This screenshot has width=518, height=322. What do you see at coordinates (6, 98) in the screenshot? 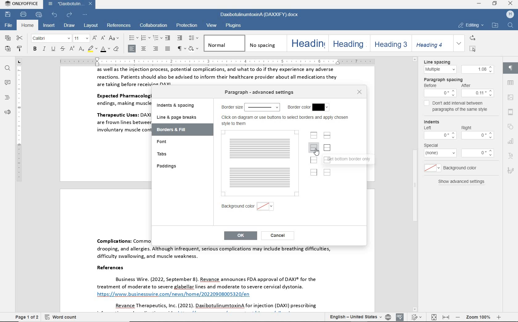
I see `headings` at bounding box center [6, 98].